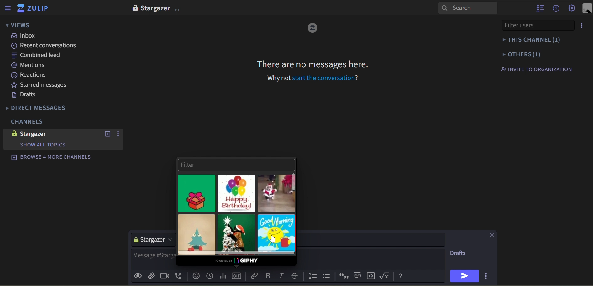 This screenshot has height=286, width=593. I want to click on mentions, so click(31, 66).